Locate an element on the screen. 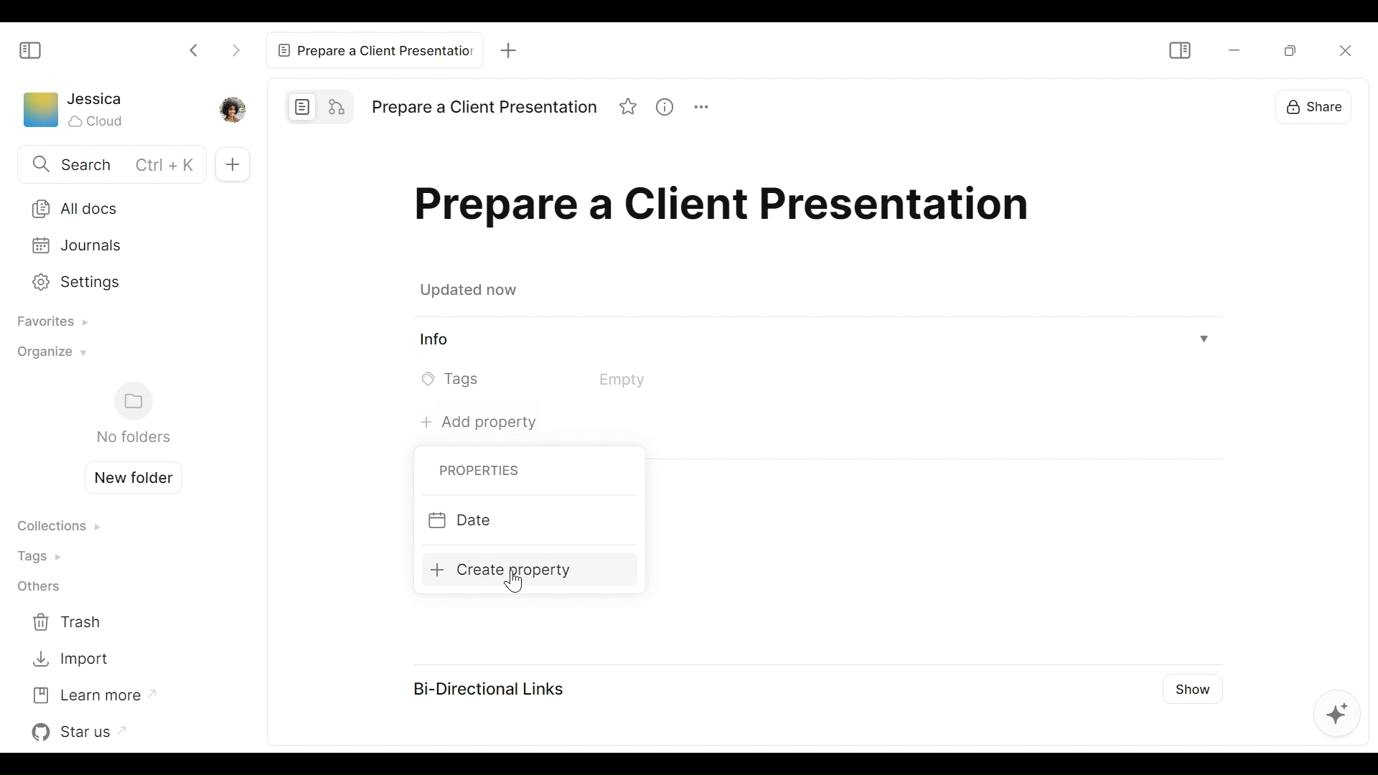 Image resolution: width=1378 pixels, height=775 pixels. More is located at coordinates (708, 109).